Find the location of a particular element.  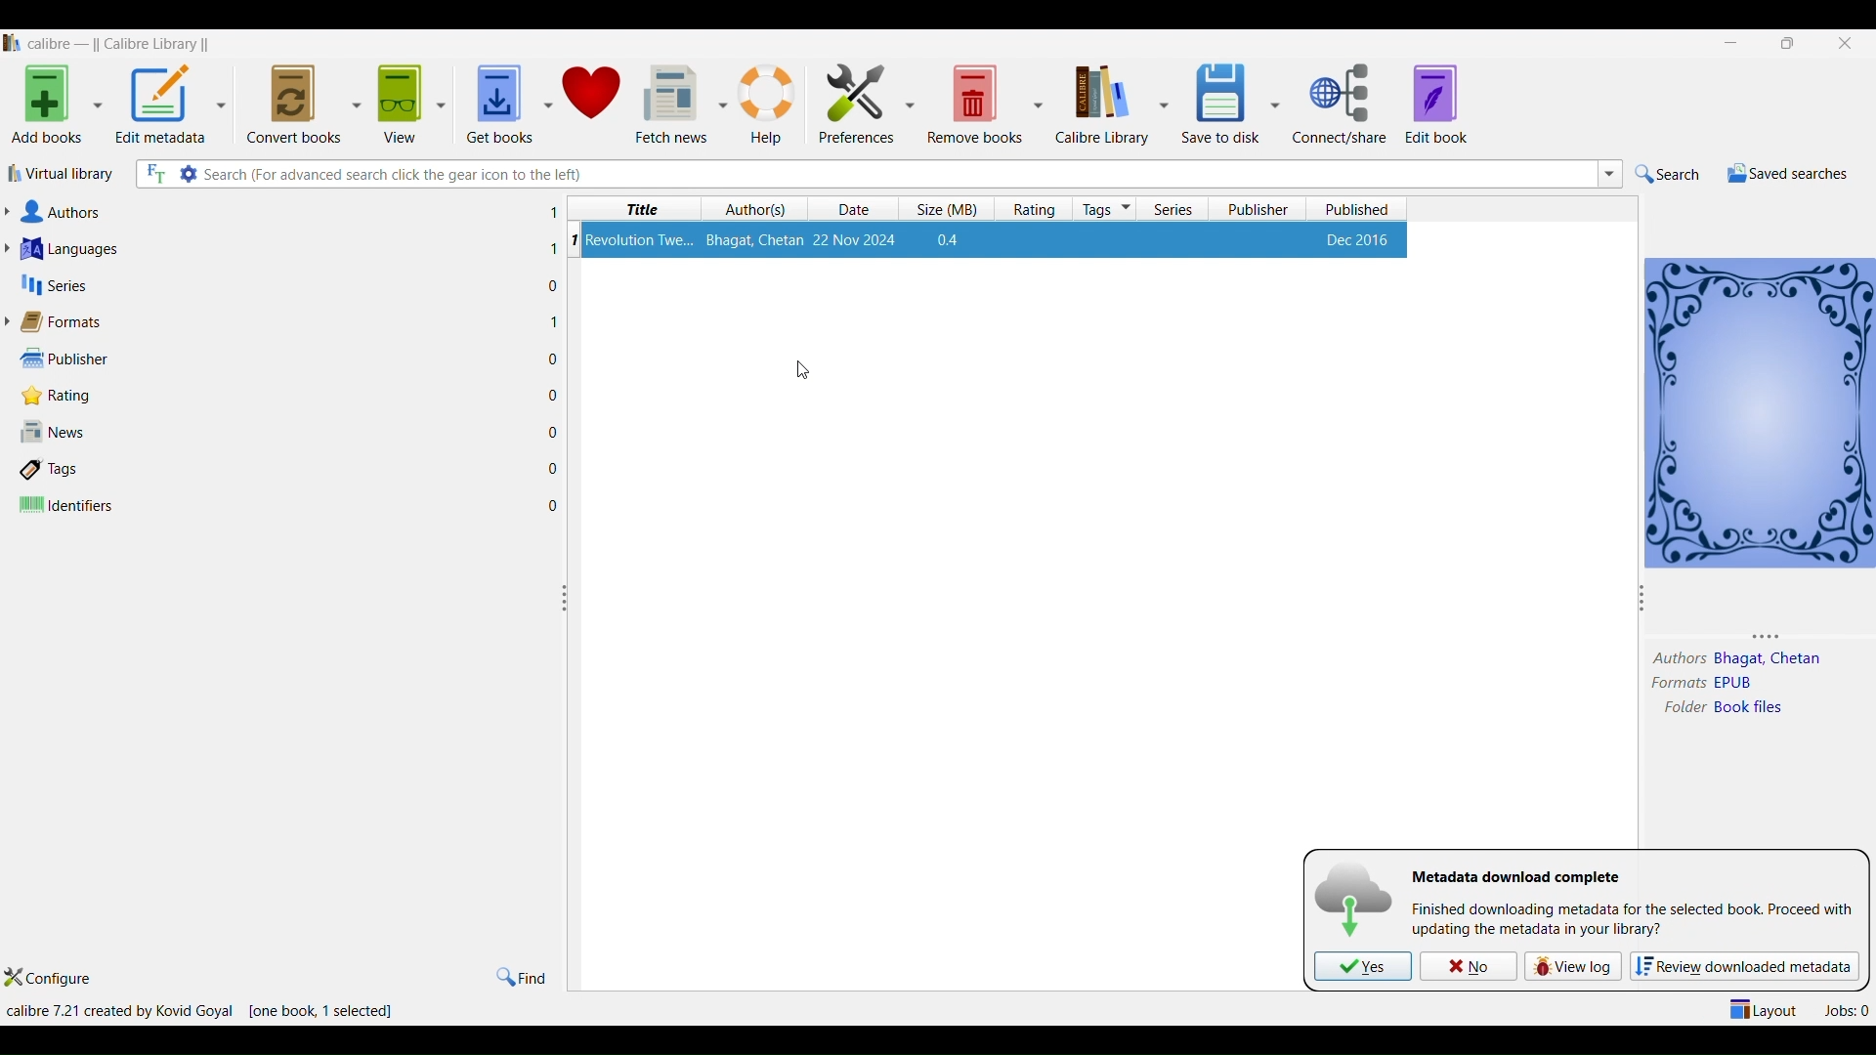

tags is located at coordinates (55, 471).